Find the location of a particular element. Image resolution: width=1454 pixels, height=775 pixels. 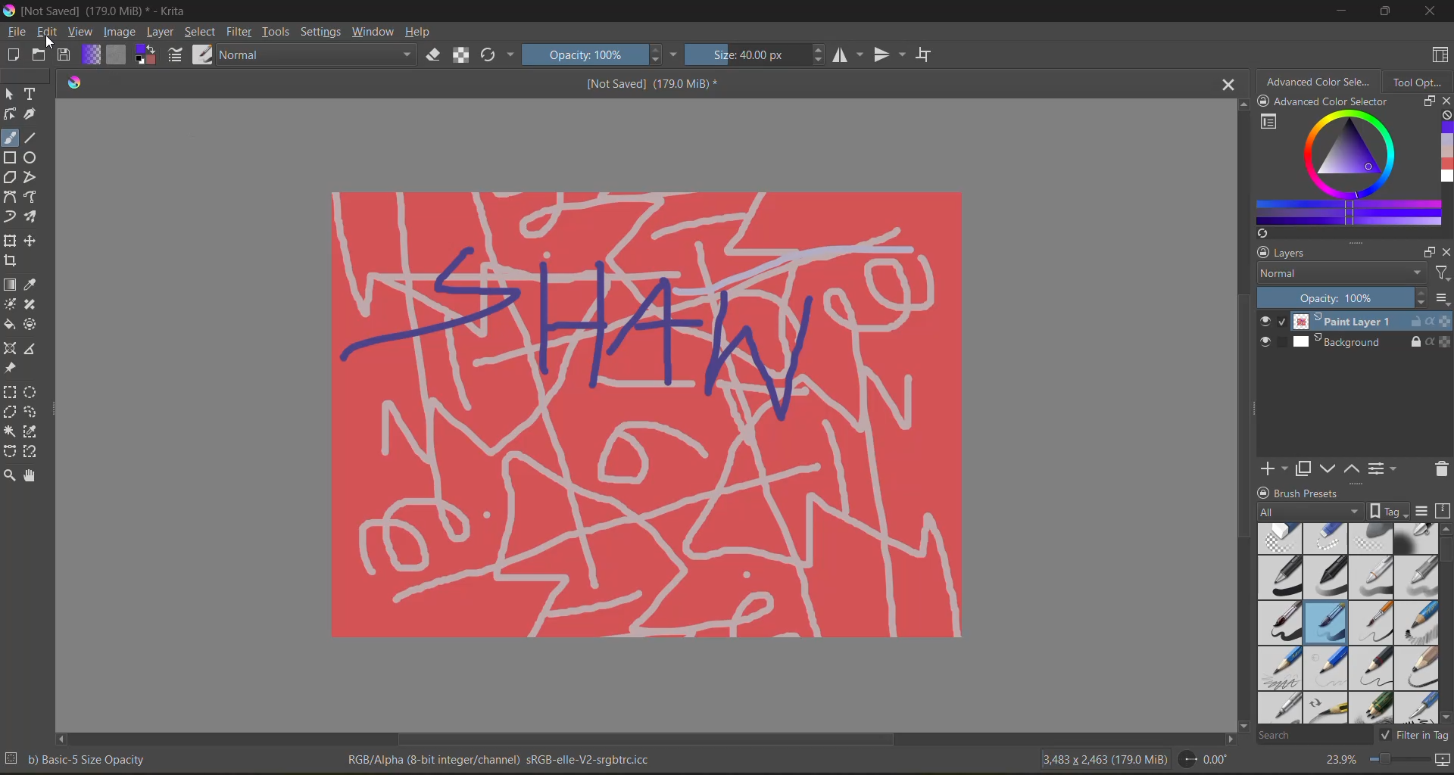

edit is located at coordinates (48, 32).